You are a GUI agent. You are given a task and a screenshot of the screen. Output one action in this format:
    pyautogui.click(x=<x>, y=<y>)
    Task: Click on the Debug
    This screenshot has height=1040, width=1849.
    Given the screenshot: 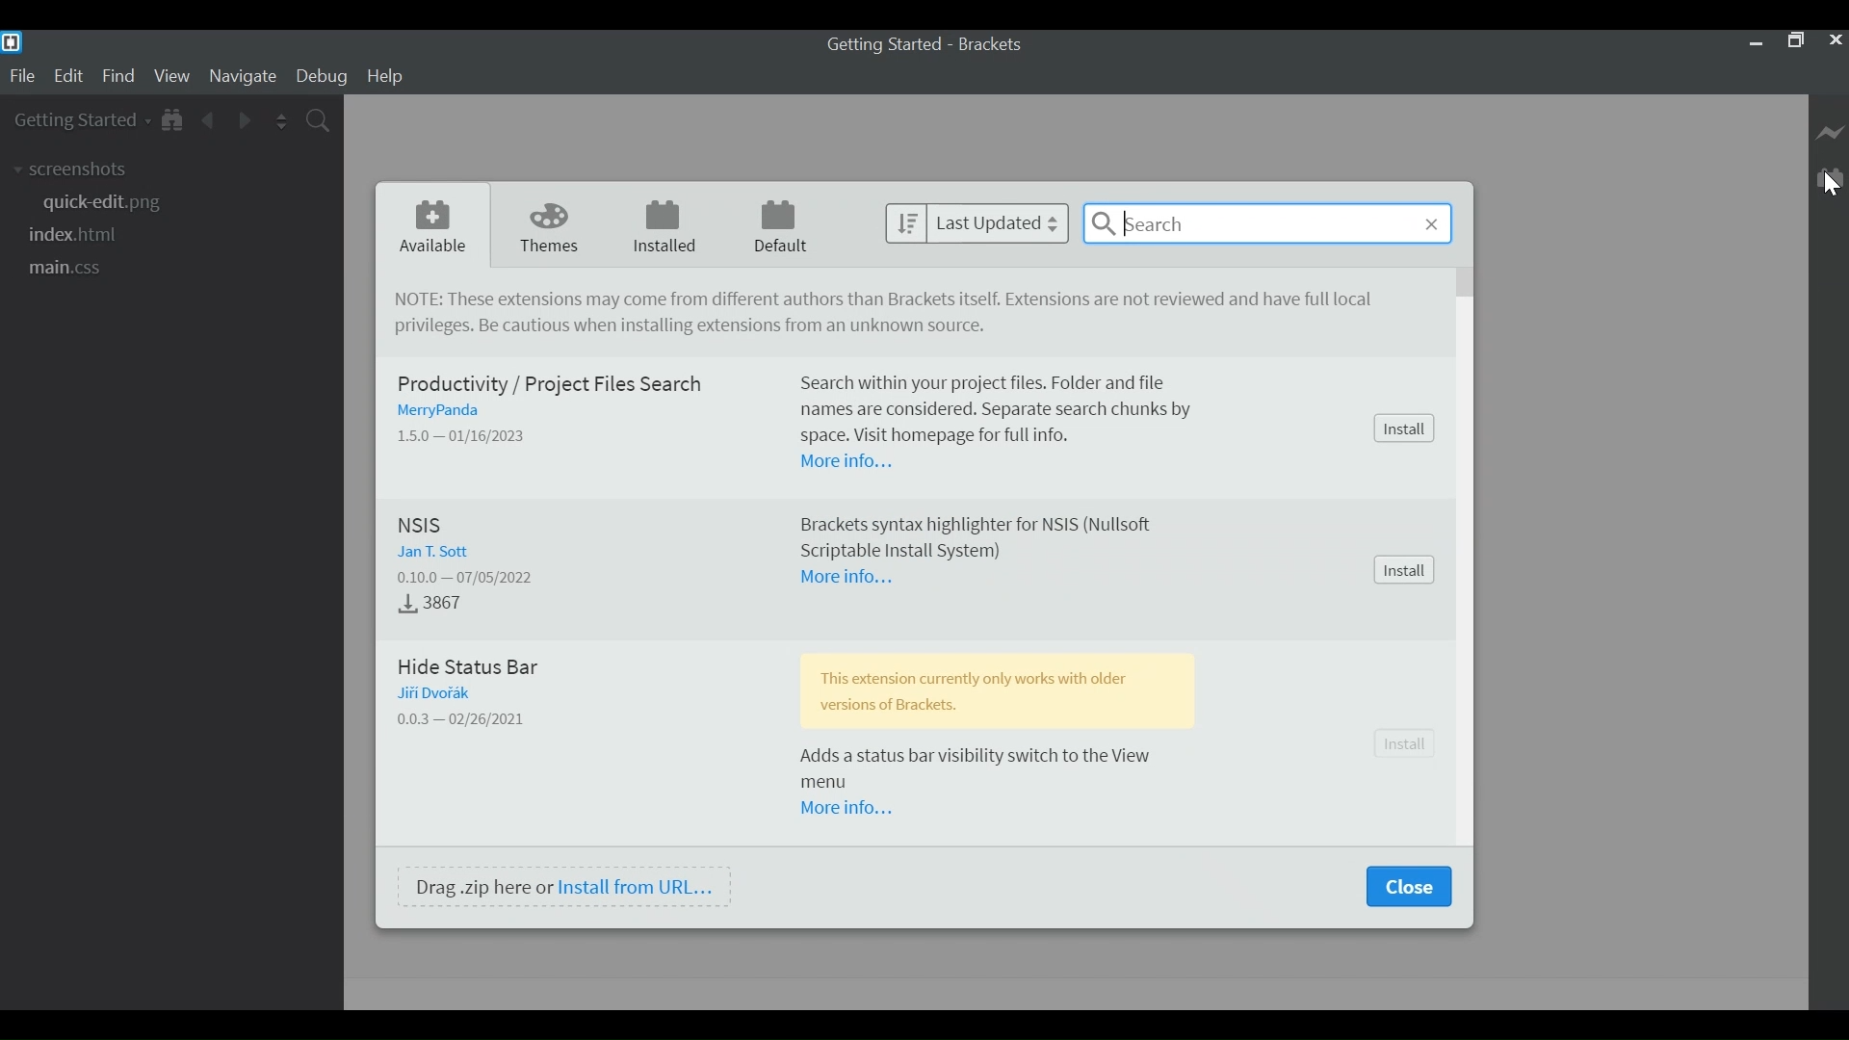 What is the action you would take?
    pyautogui.click(x=323, y=78)
    